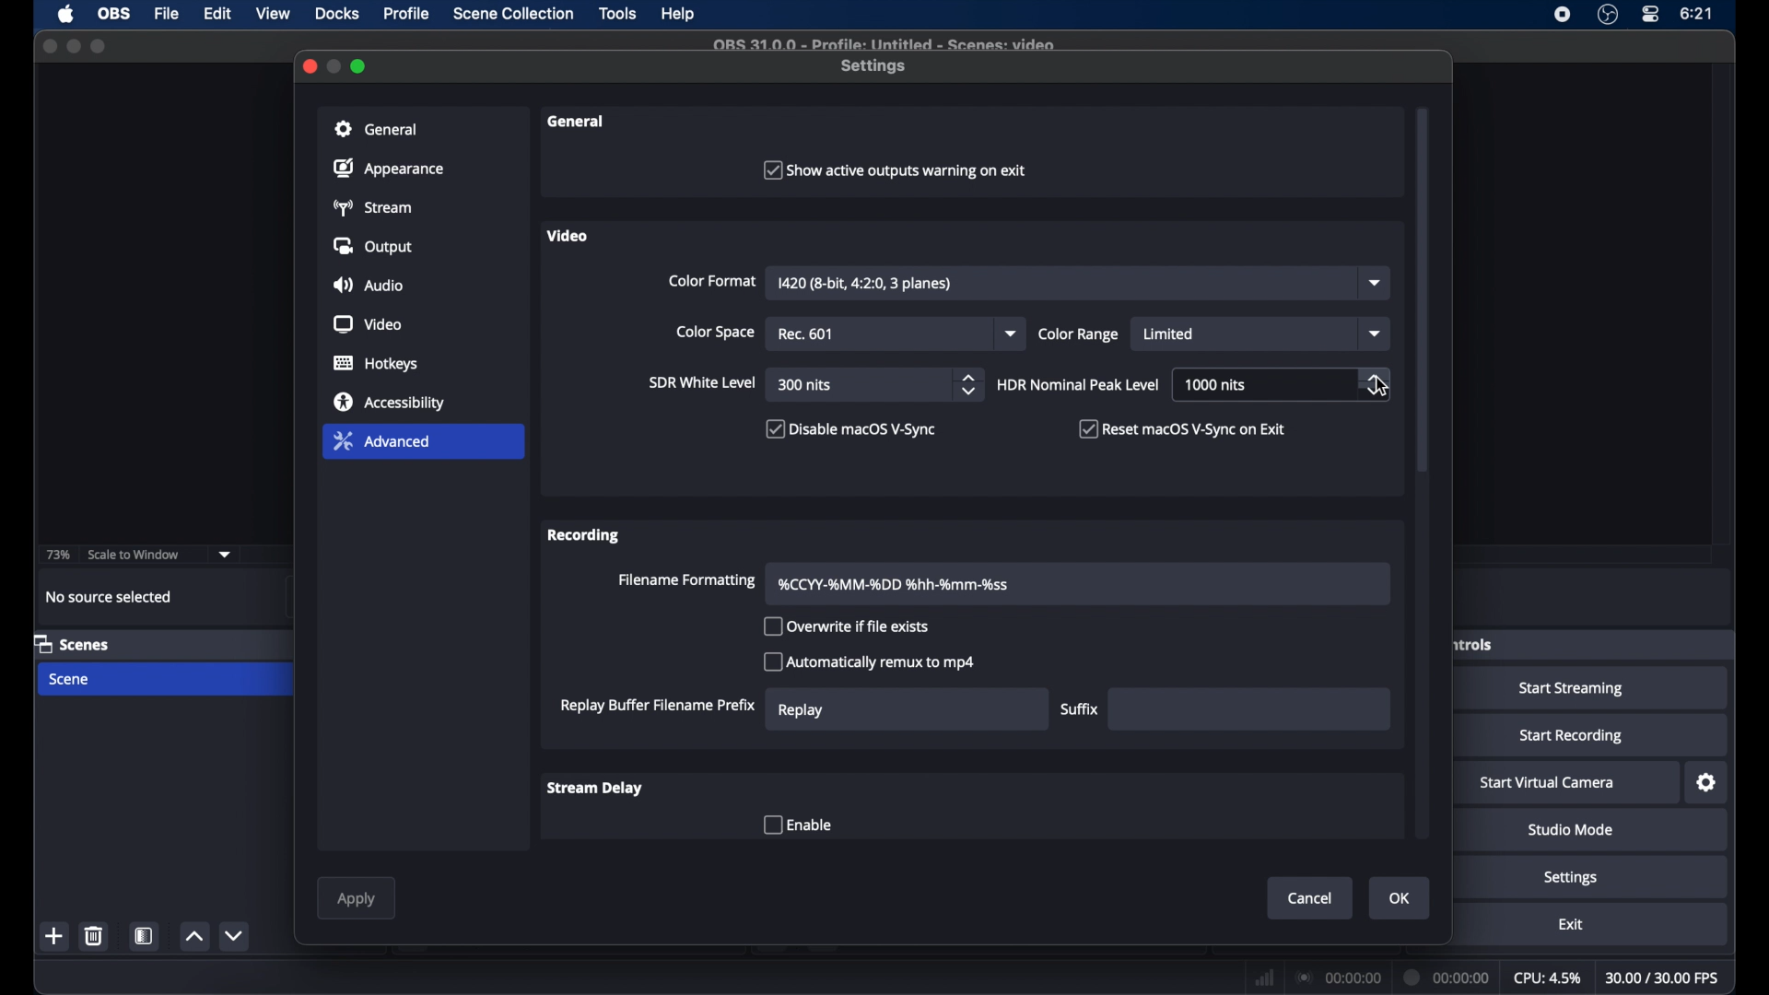  I want to click on cursor, so click(1381, 389).